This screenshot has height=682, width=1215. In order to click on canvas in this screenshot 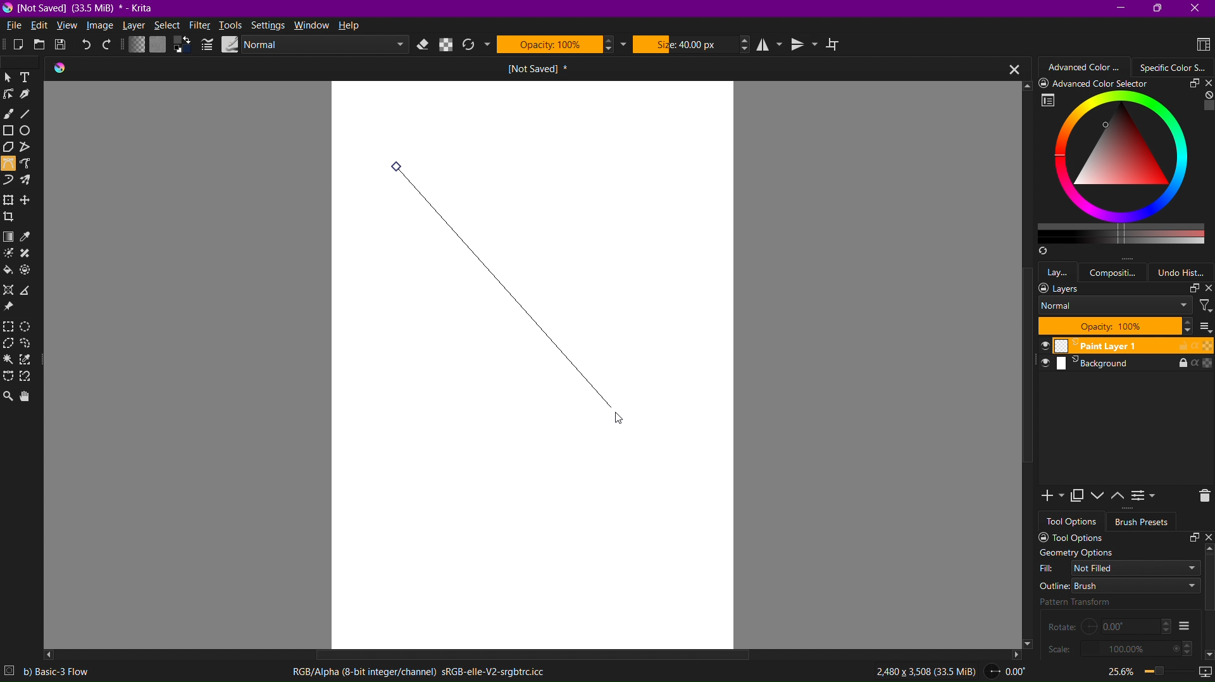, I will do `click(531, 364)`.